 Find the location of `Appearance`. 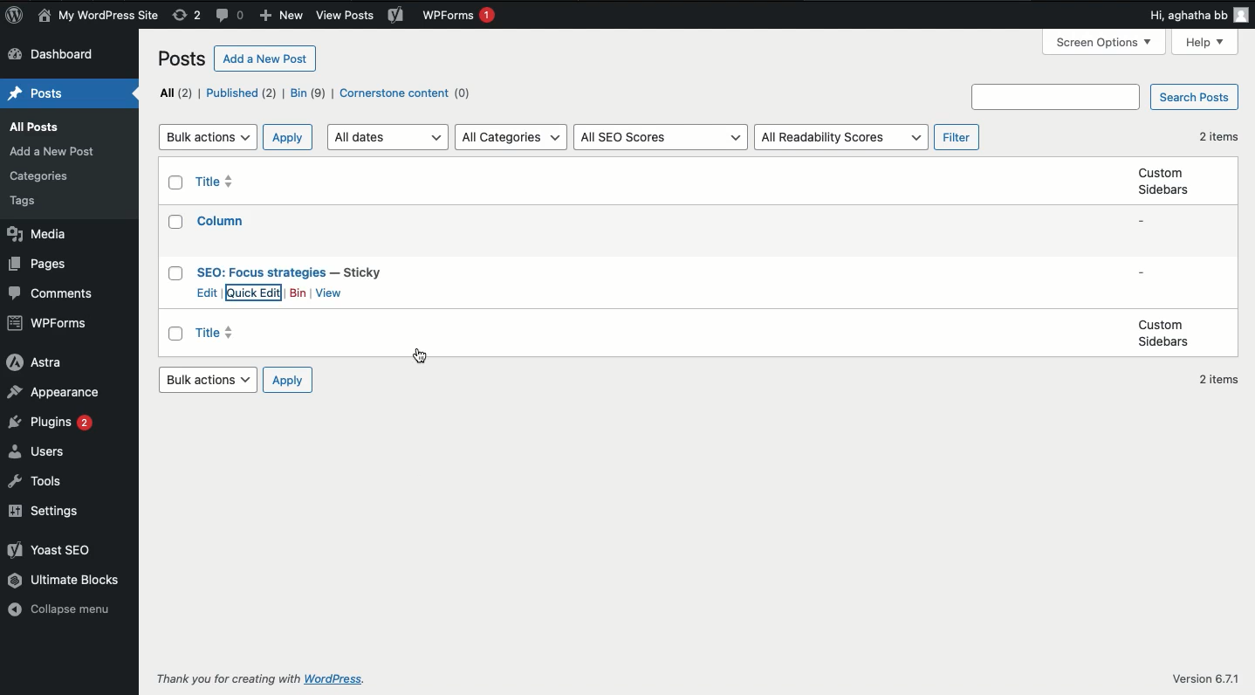

Appearance is located at coordinates (53, 393).